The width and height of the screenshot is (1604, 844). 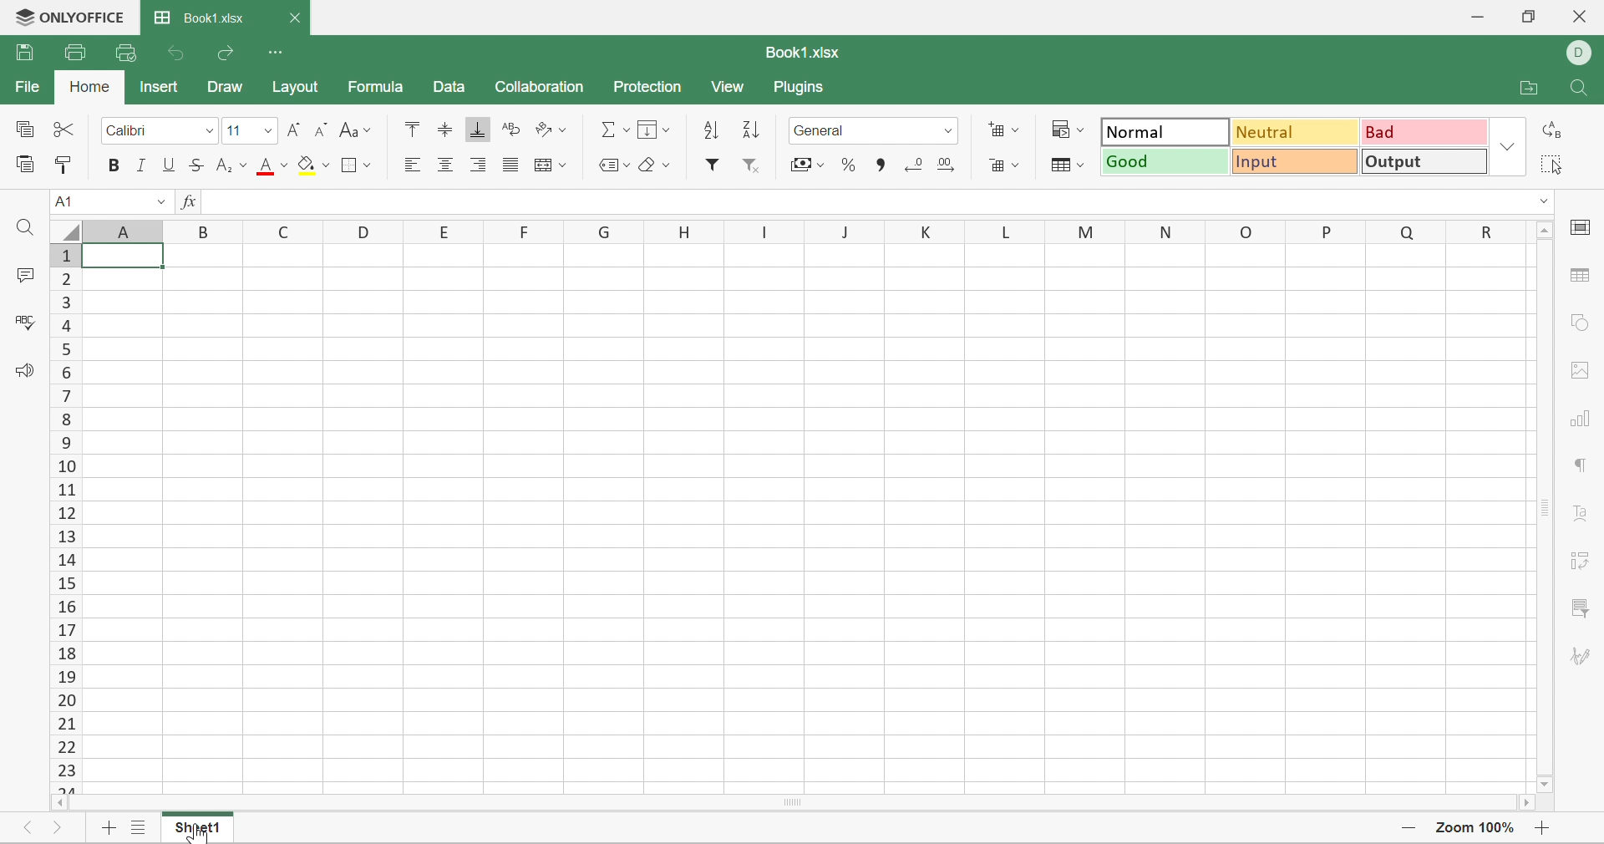 What do you see at coordinates (1545, 201) in the screenshot?
I see `Drop down` at bounding box center [1545, 201].